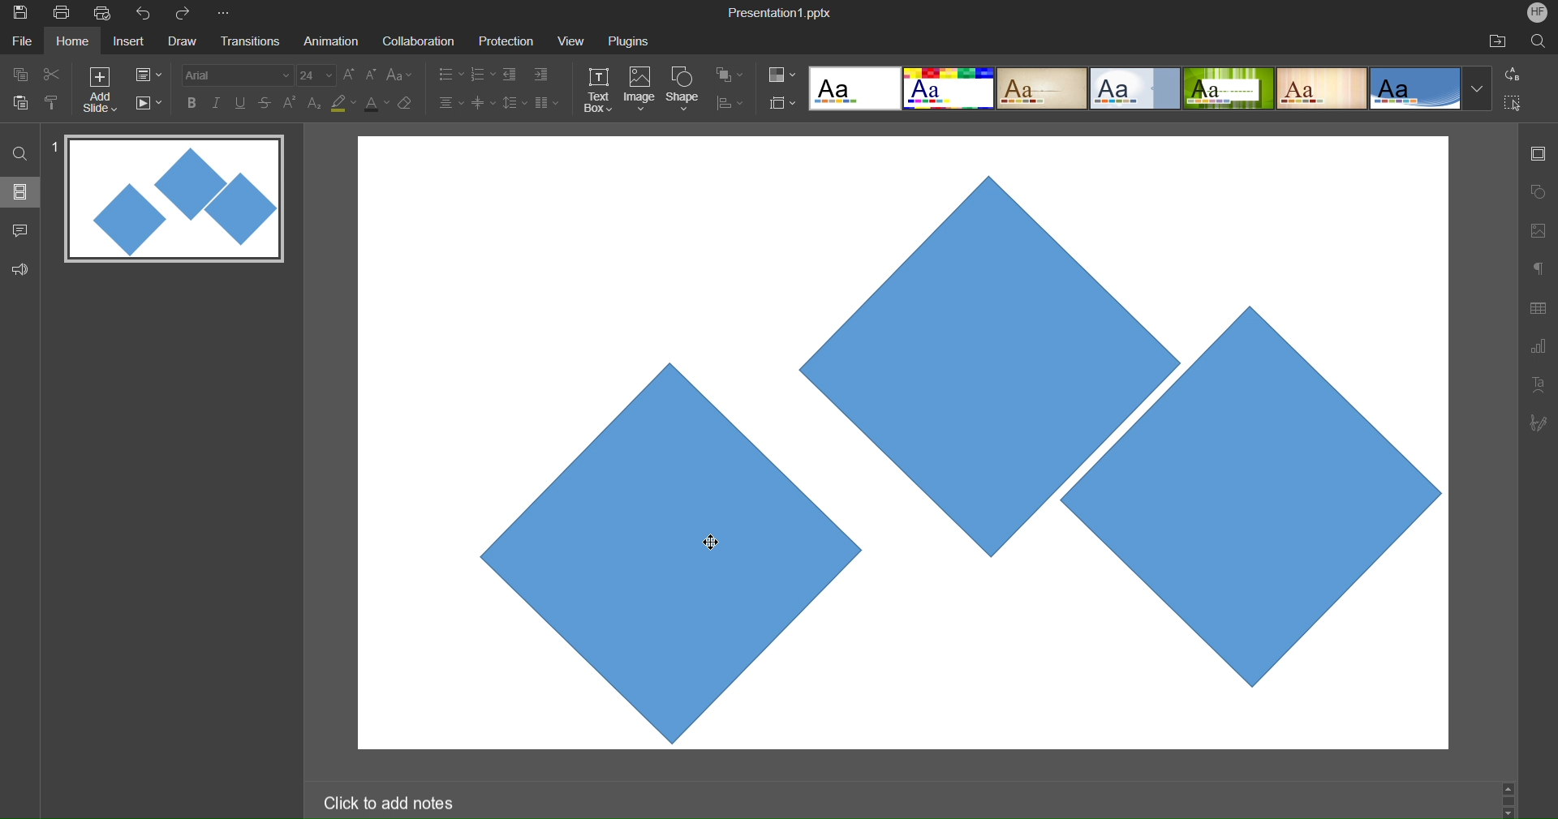 This screenshot has width=1558, height=819. Describe the element at coordinates (1508, 799) in the screenshot. I see `scrollbar` at that location.